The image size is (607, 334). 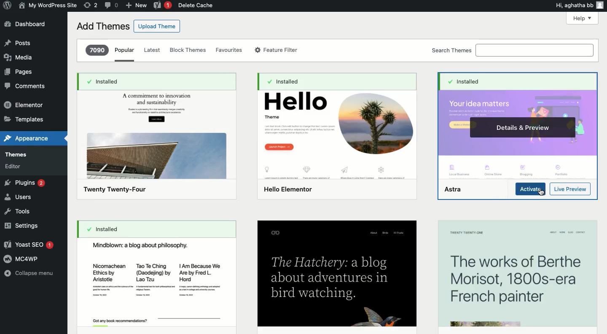 I want to click on Settings, so click(x=21, y=226).